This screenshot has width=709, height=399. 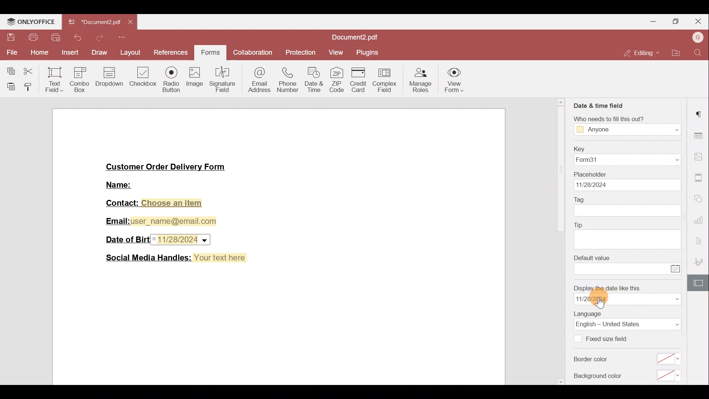 What do you see at coordinates (669, 358) in the screenshot?
I see `select border color` at bounding box center [669, 358].